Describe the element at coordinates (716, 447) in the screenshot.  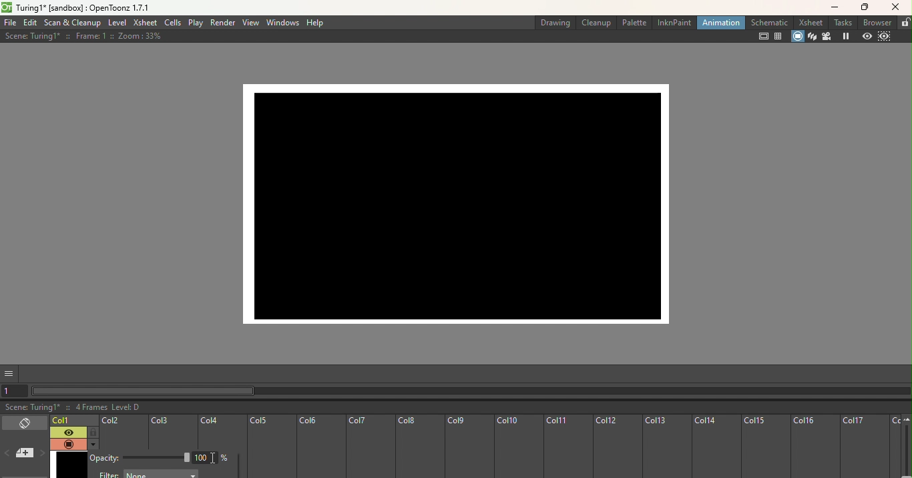
I see `Col14` at that location.